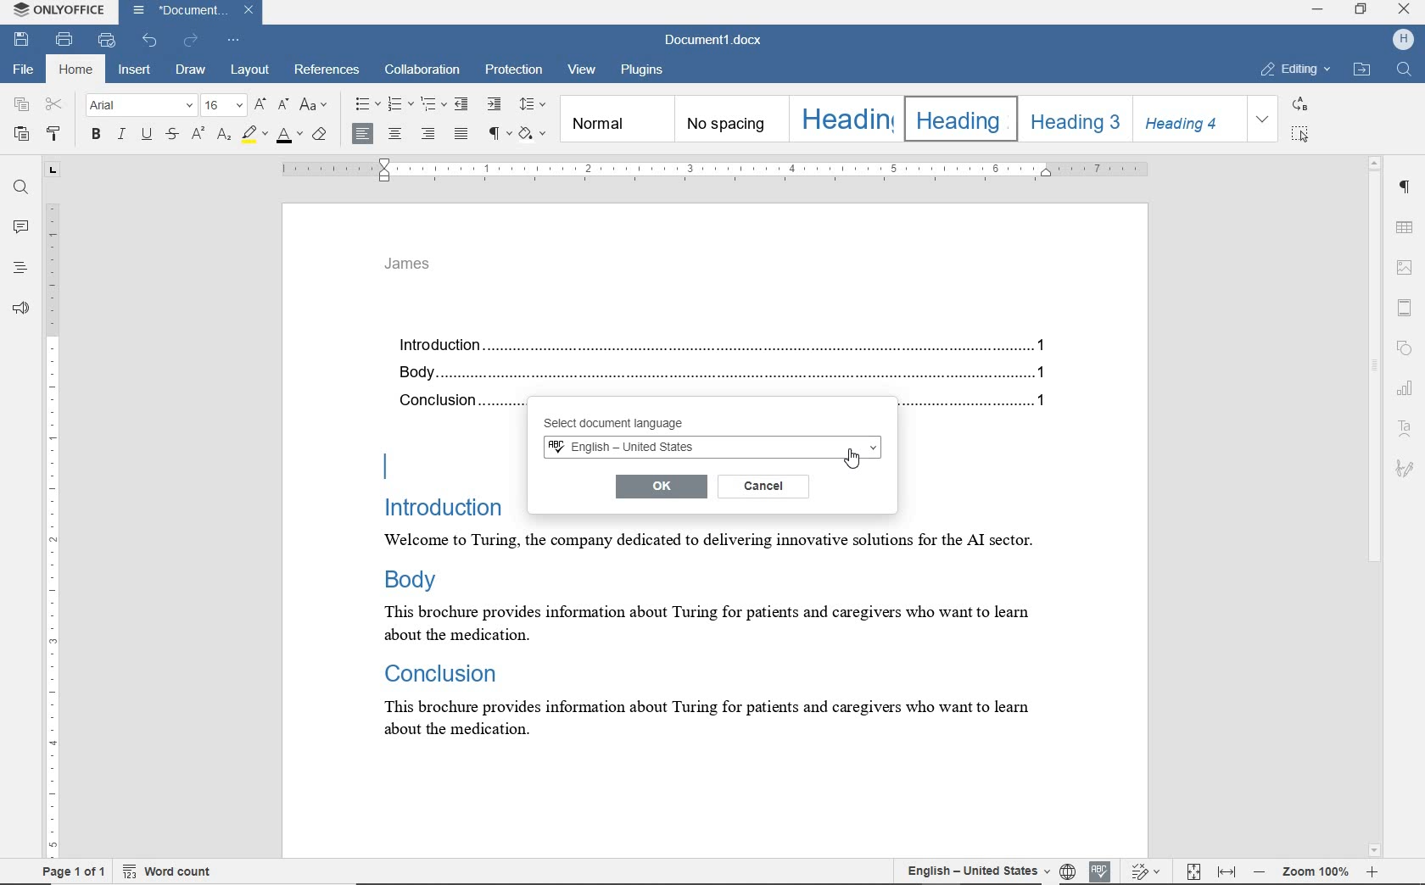 Image resolution: width=1425 pixels, height=885 pixels. I want to click on protection, so click(514, 72).